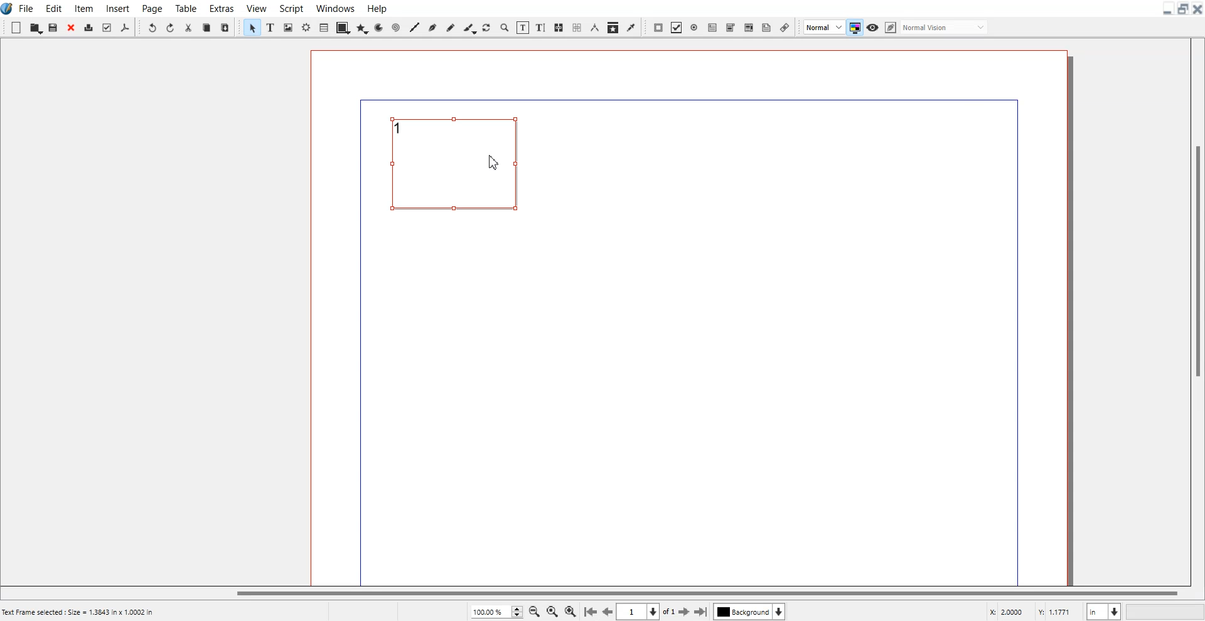  What do you see at coordinates (414, 27) in the screenshot?
I see `Line` at bounding box center [414, 27].